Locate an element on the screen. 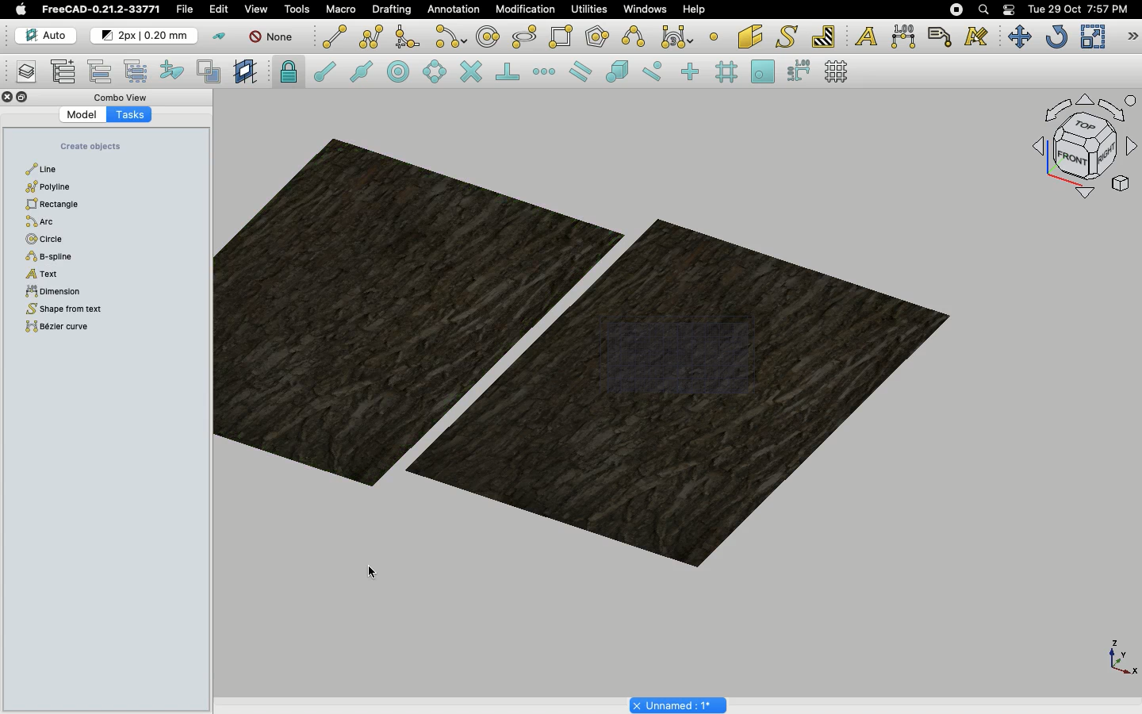  Snap special  is located at coordinates (620, 73).